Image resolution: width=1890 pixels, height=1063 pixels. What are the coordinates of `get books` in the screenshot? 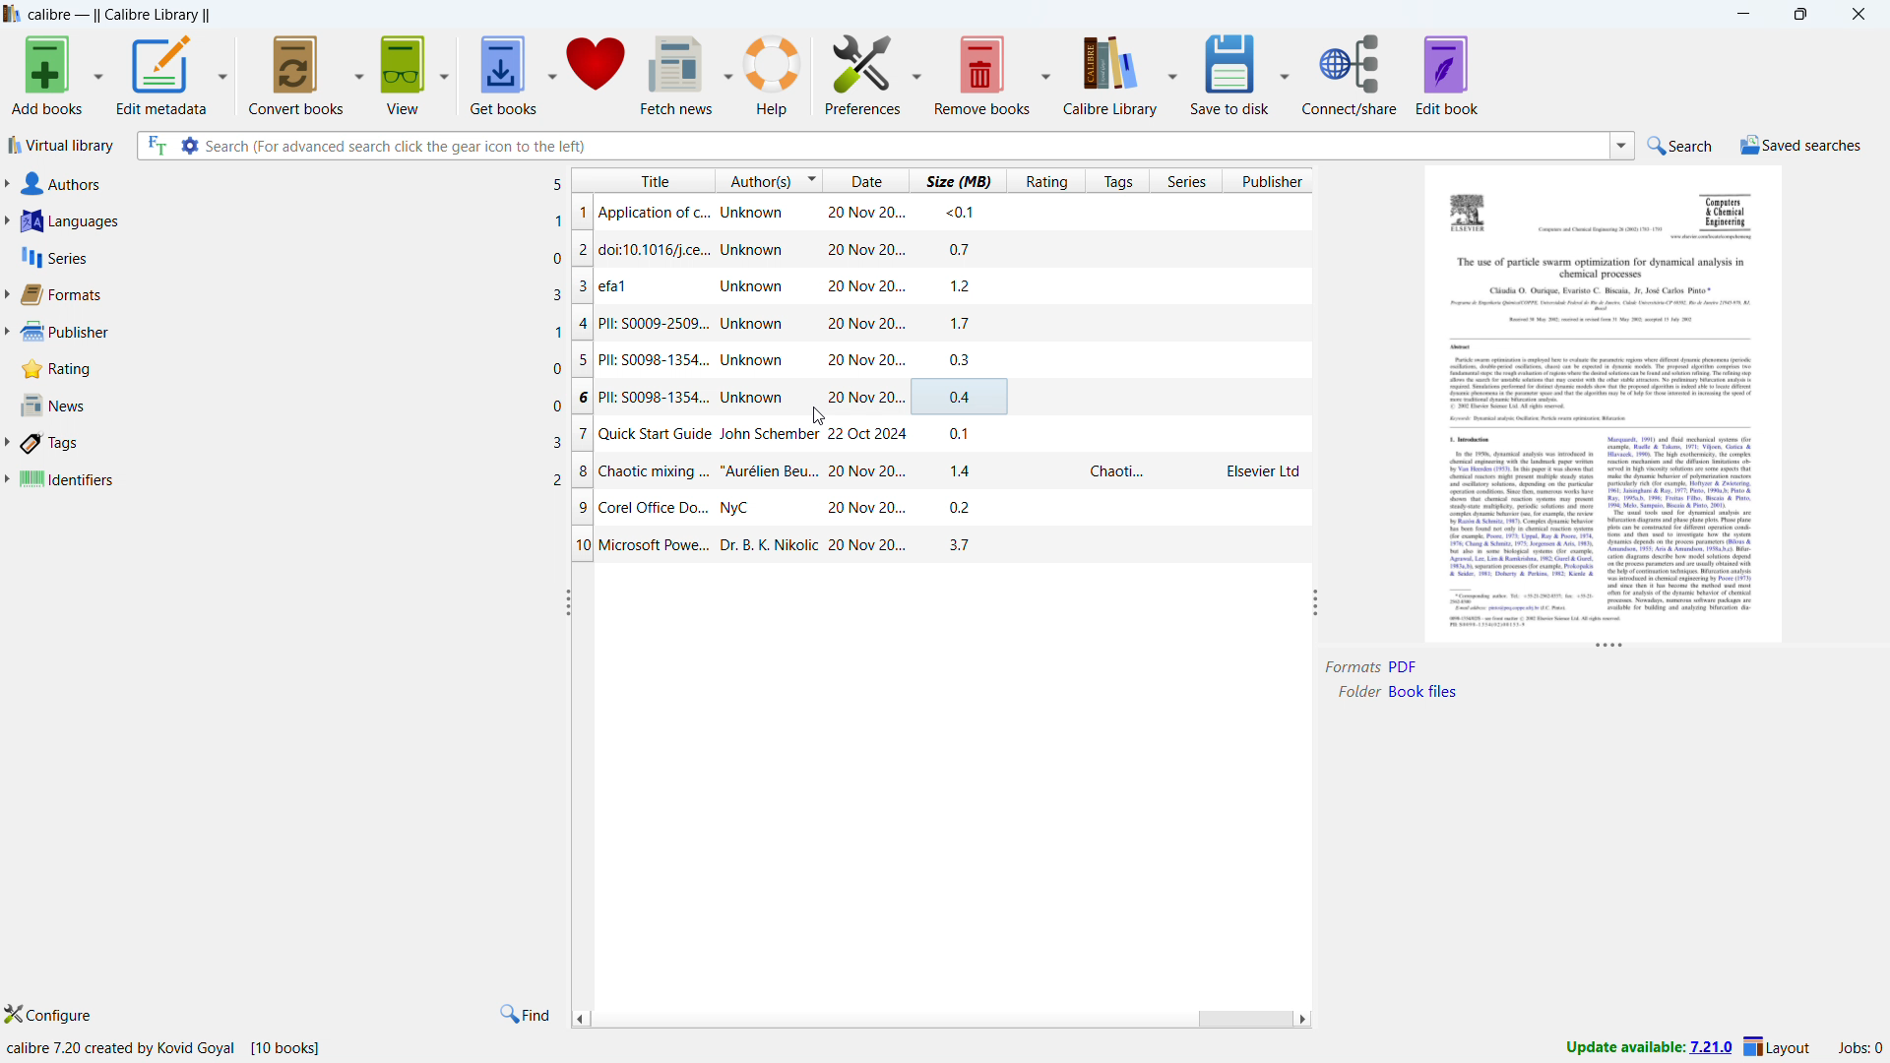 It's located at (503, 73).